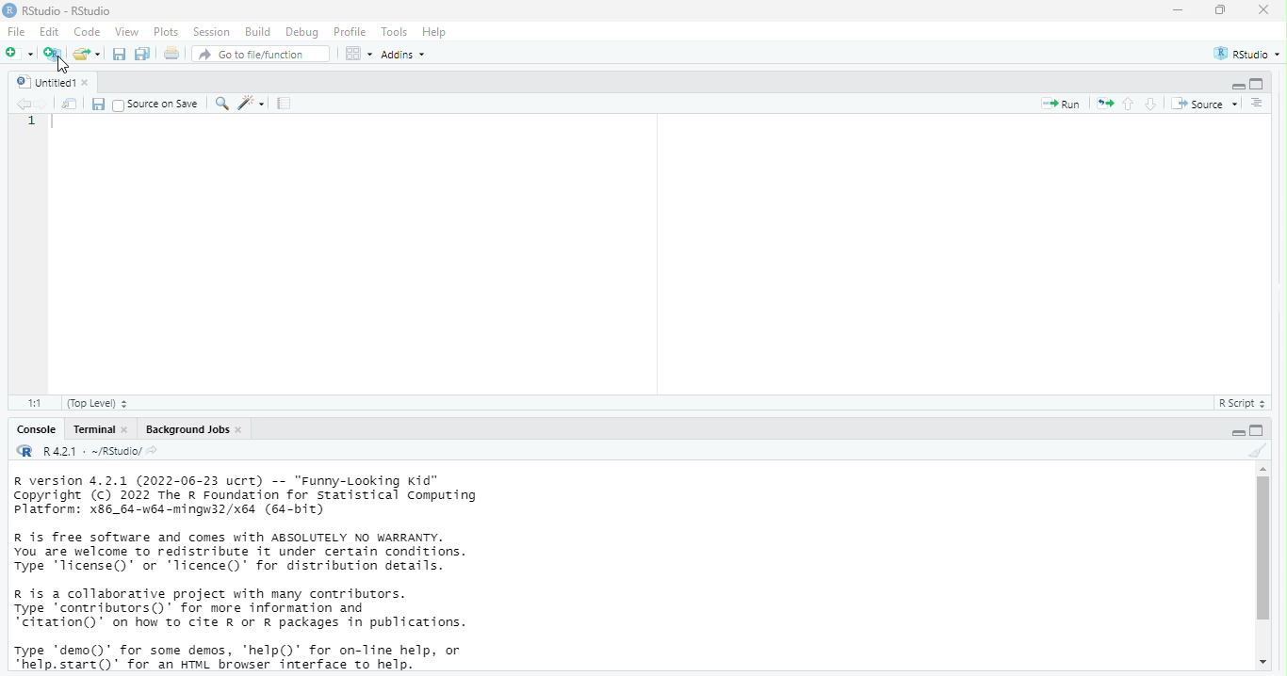  Describe the element at coordinates (39, 80) in the screenshot. I see `untitled` at that location.